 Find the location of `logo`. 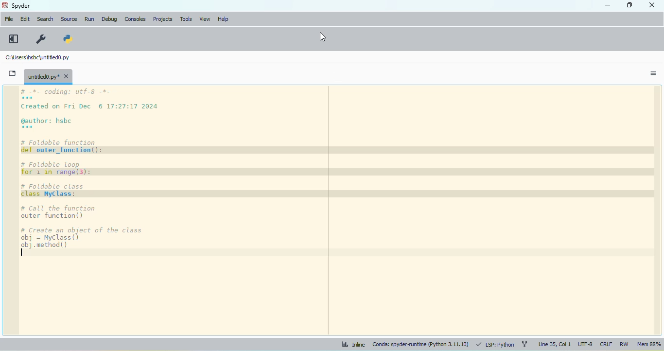

logo is located at coordinates (5, 5).